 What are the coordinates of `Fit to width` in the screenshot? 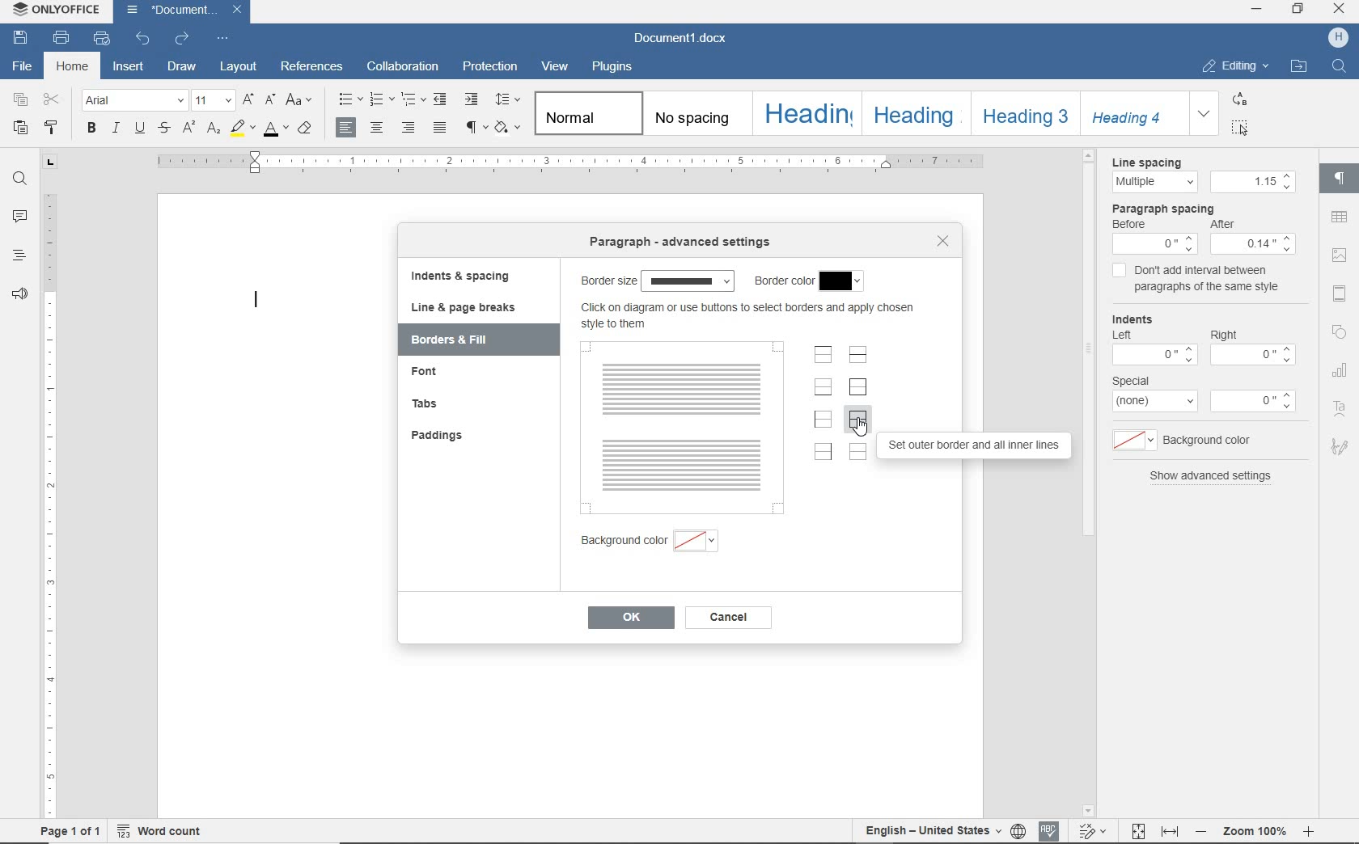 It's located at (1171, 832).